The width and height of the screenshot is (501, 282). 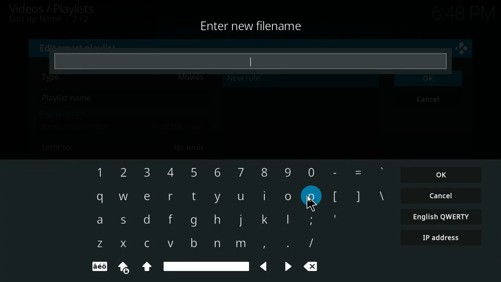 What do you see at coordinates (241, 220) in the screenshot?
I see `j` at bounding box center [241, 220].